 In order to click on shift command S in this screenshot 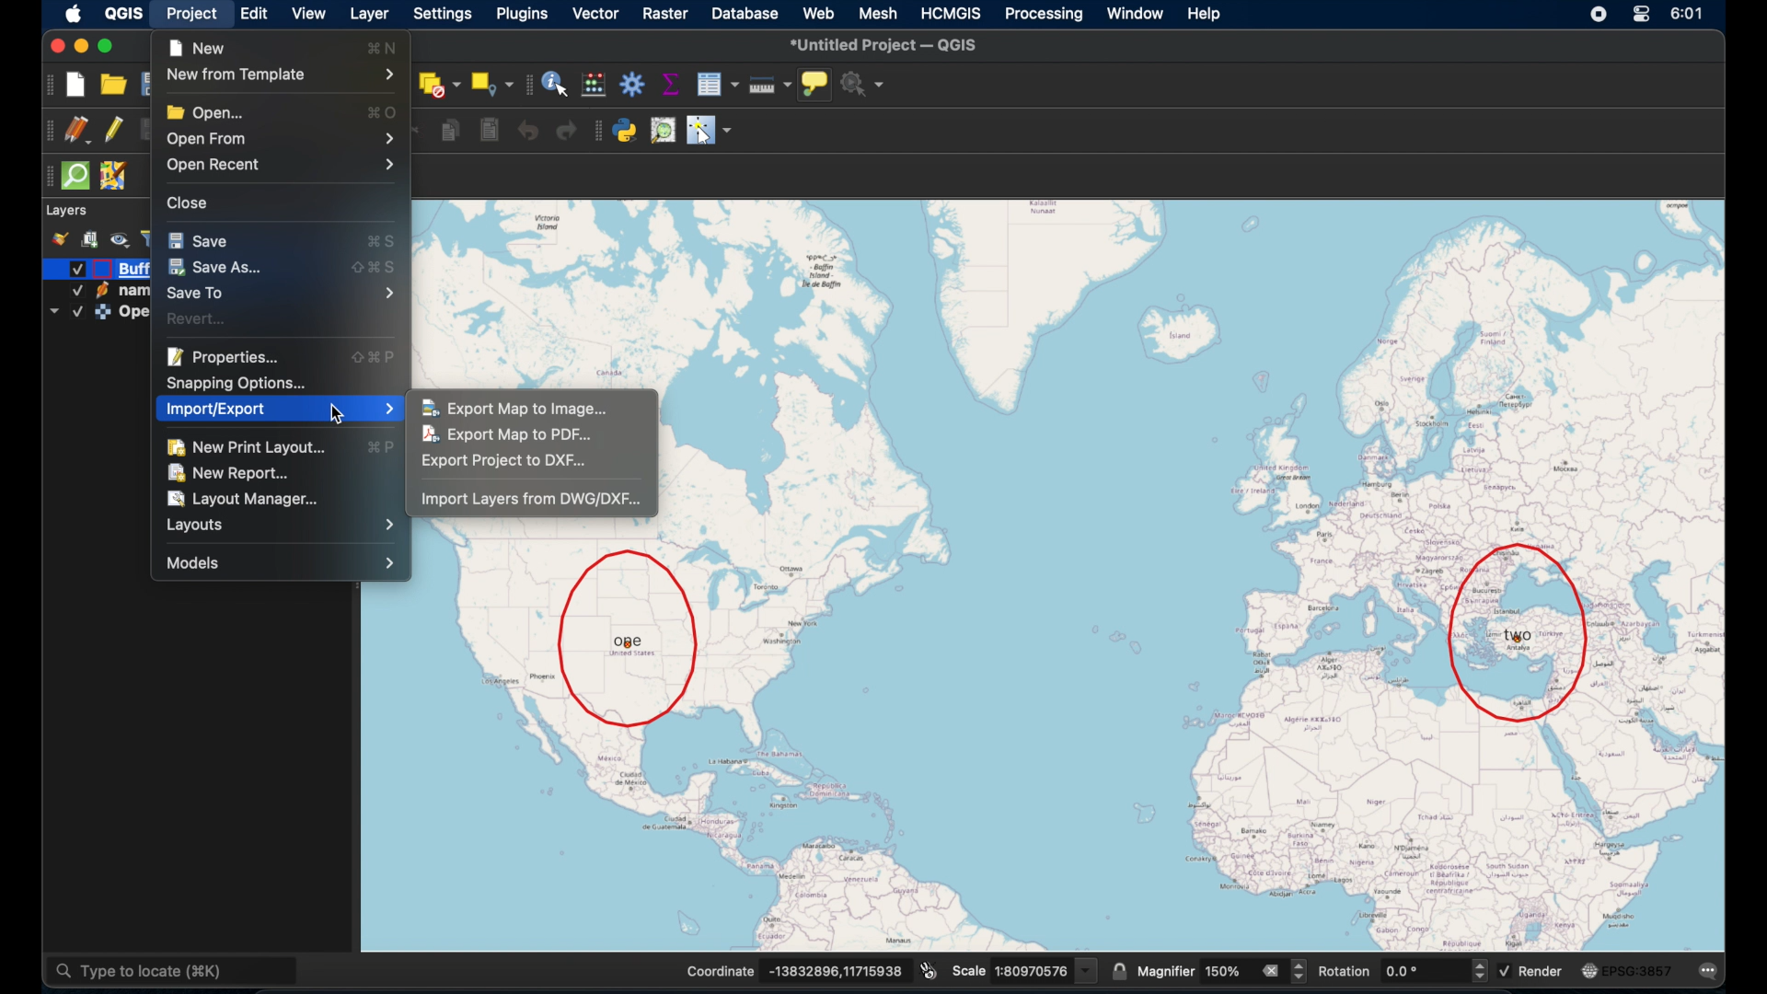, I will do `click(374, 267)`.